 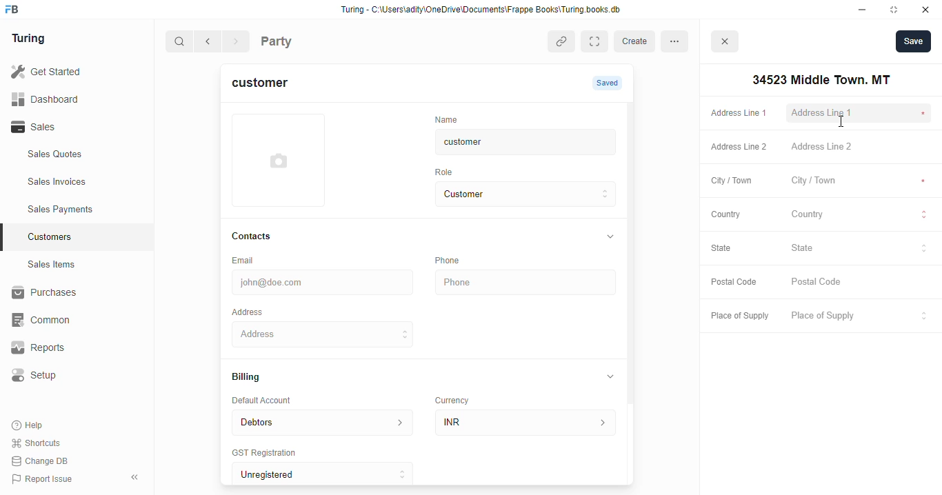 What do you see at coordinates (329, 474) in the screenshot?
I see `Unregistered` at bounding box center [329, 474].